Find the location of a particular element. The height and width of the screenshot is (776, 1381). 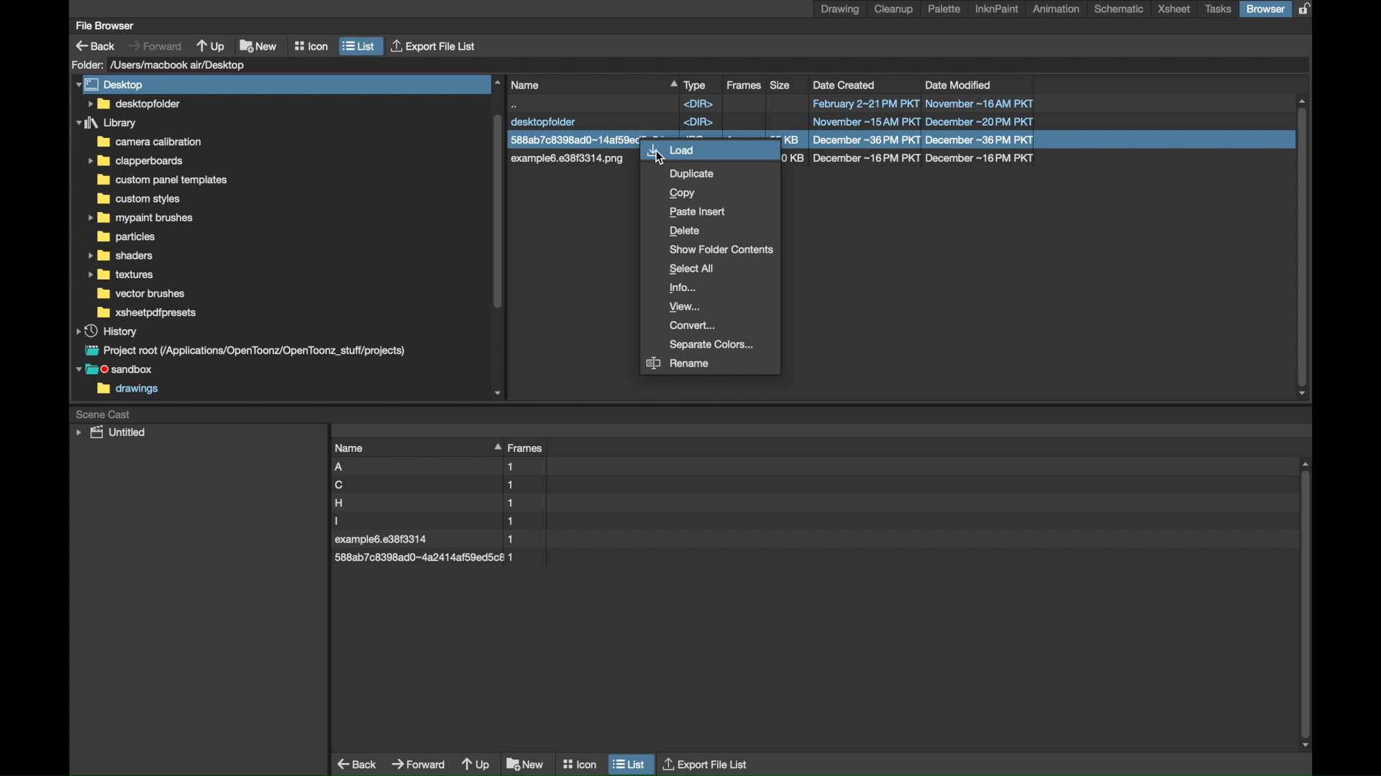

view is located at coordinates (686, 308).